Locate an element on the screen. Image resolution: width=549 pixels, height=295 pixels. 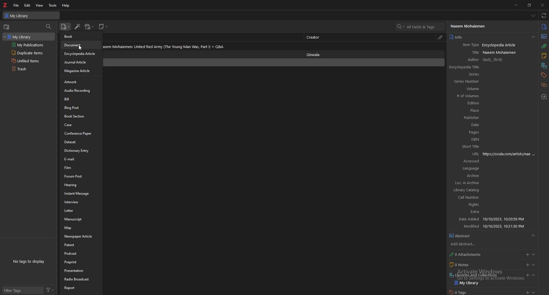
creator is located at coordinates (315, 37).